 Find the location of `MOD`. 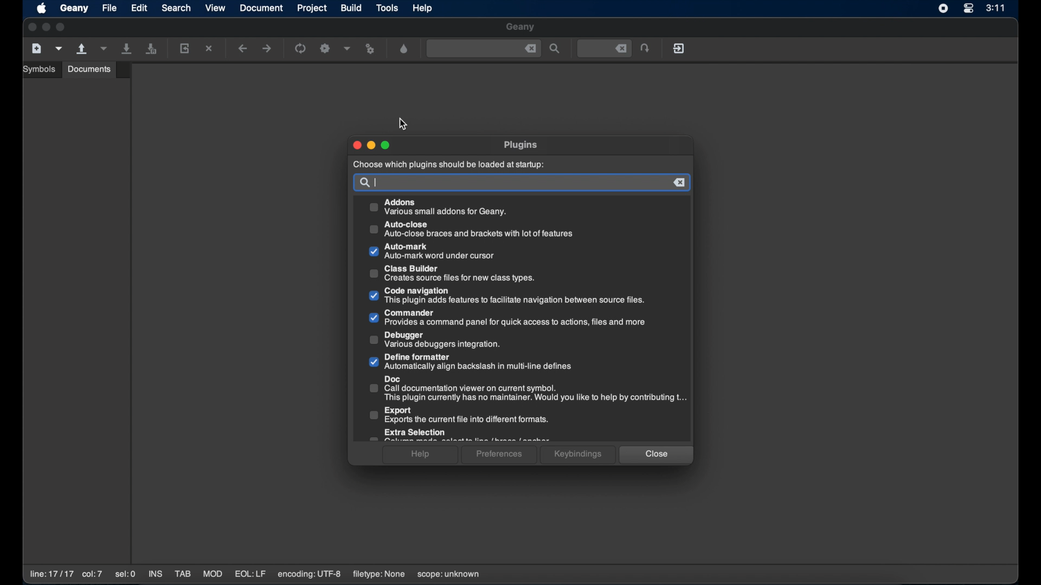

MOD is located at coordinates (213, 574).